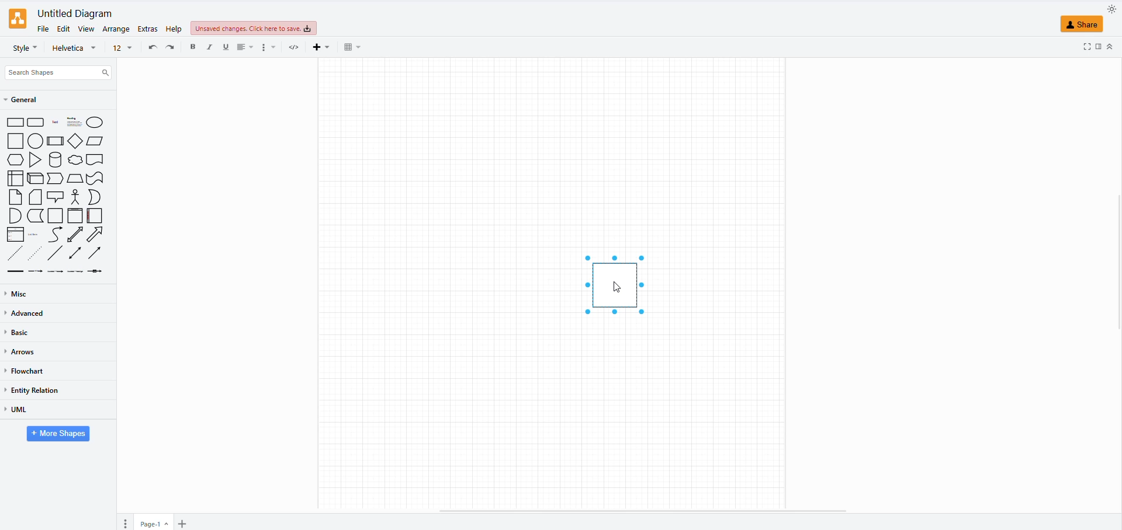 Image resolution: width=1122 pixels, height=530 pixels. I want to click on data storage, so click(36, 215).